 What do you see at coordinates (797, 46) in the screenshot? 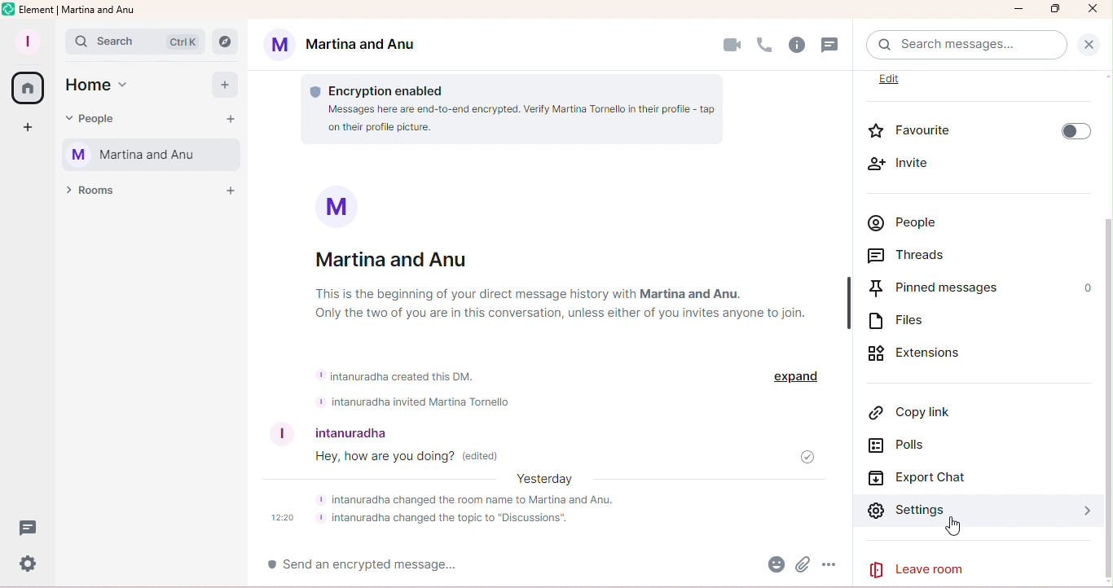
I see `Info` at bounding box center [797, 46].